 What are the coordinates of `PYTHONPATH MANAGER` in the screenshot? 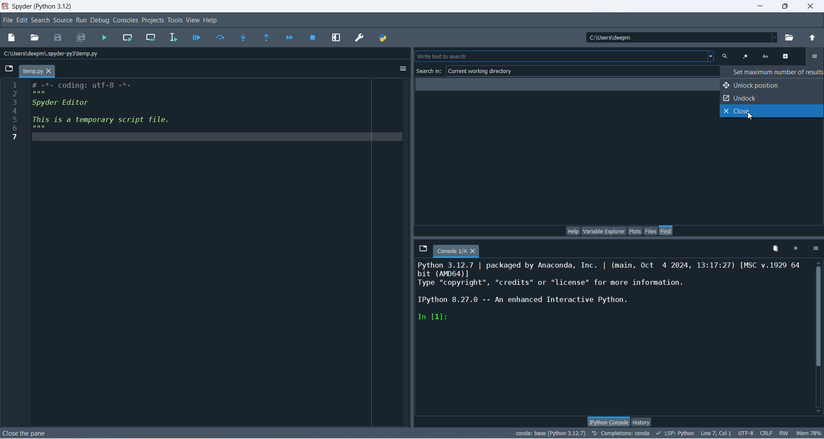 It's located at (382, 38).